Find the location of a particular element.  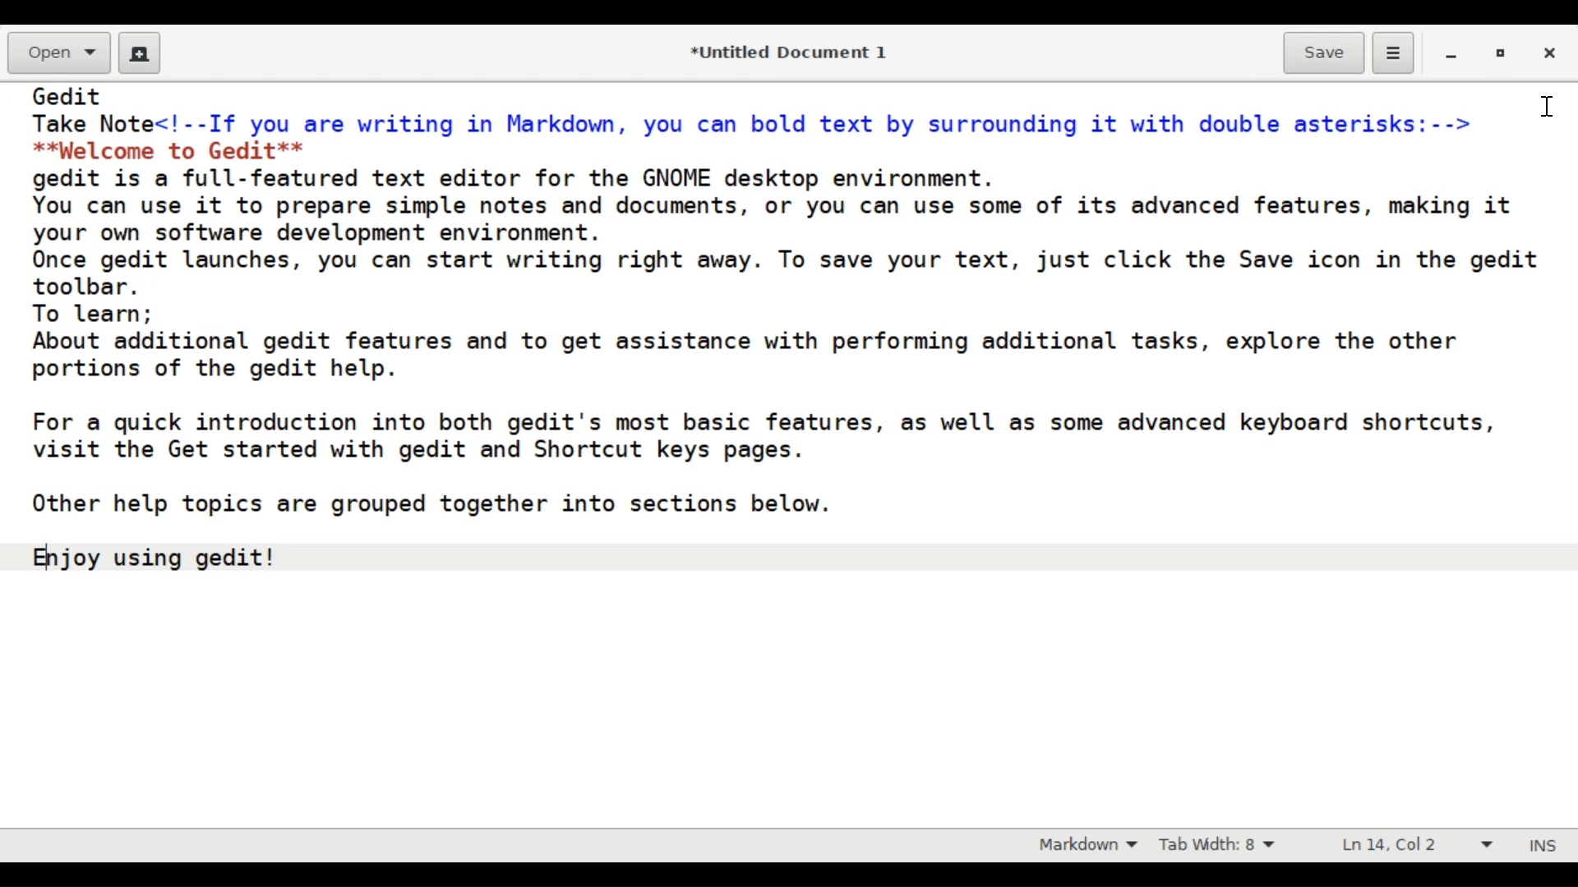

Tab Width is located at coordinates (1221, 845).